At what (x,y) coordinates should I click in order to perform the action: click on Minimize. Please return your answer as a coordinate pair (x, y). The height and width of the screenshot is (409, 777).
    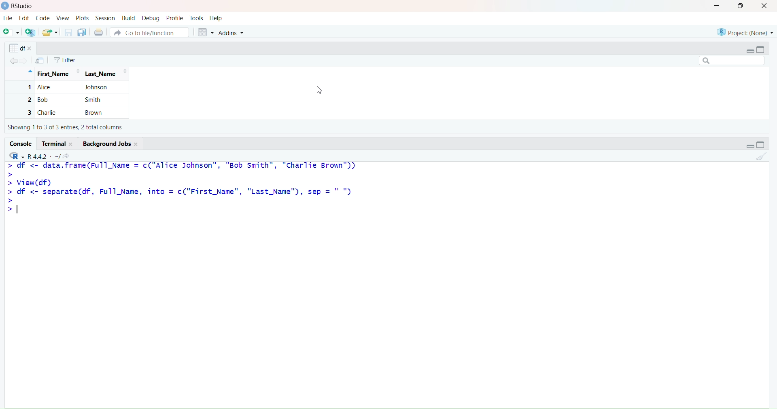
    Looking at the image, I should click on (718, 7).